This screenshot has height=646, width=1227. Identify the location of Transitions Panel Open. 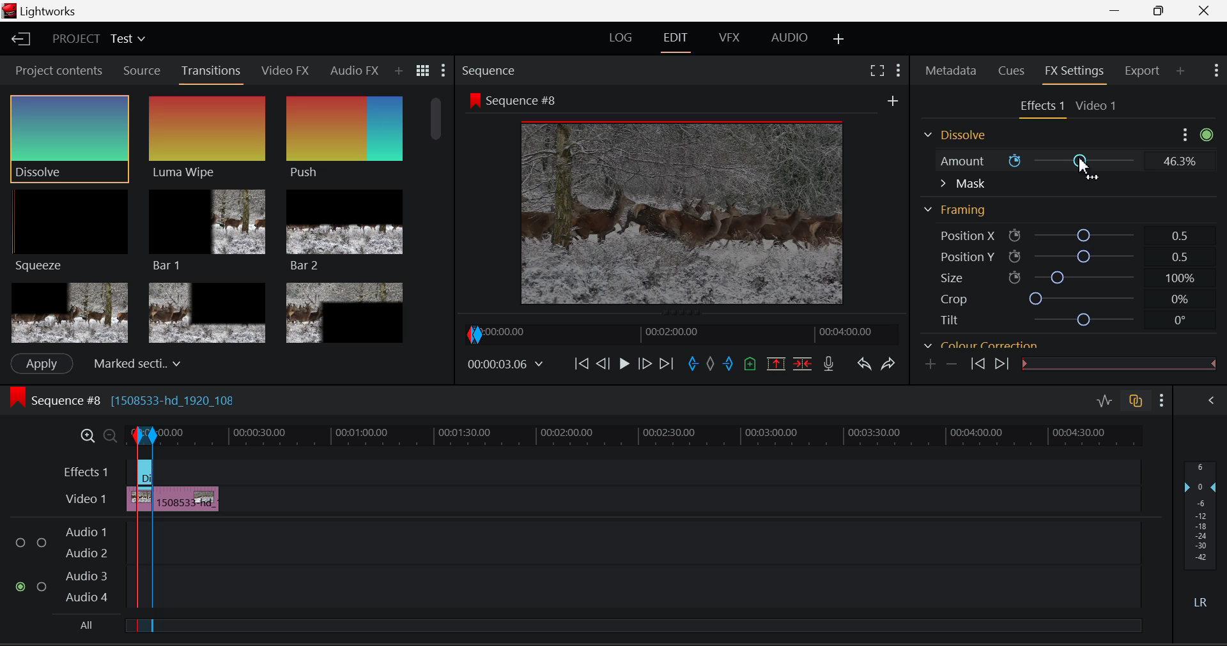
(212, 74).